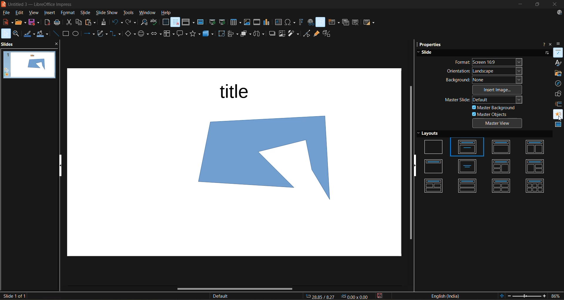  Describe the element at coordinates (281, 34) in the screenshot. I see `crop image` at that location.